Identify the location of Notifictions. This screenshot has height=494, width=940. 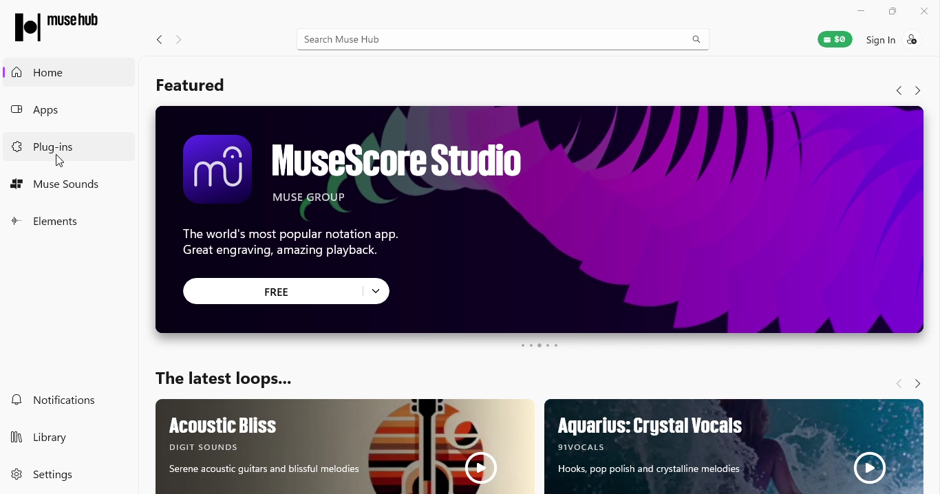
(59, 401).